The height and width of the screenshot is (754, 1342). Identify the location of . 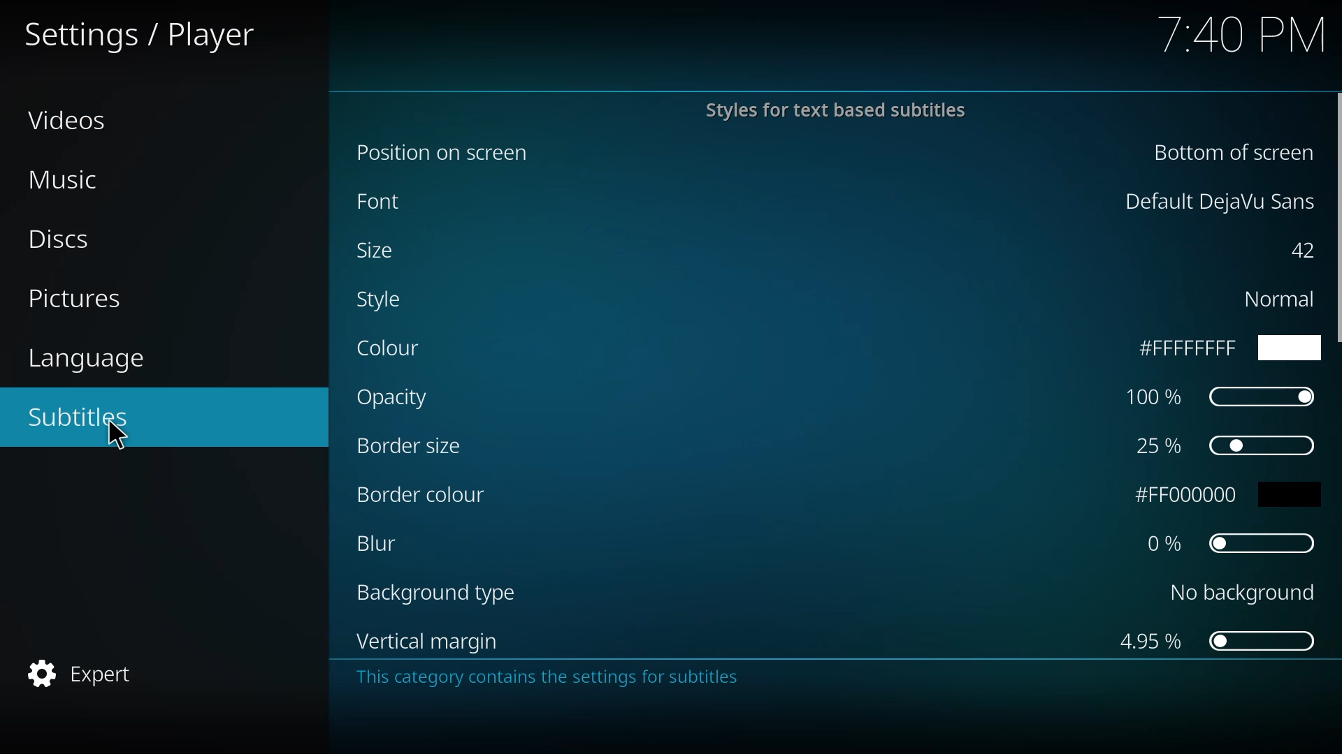
(143, 36).